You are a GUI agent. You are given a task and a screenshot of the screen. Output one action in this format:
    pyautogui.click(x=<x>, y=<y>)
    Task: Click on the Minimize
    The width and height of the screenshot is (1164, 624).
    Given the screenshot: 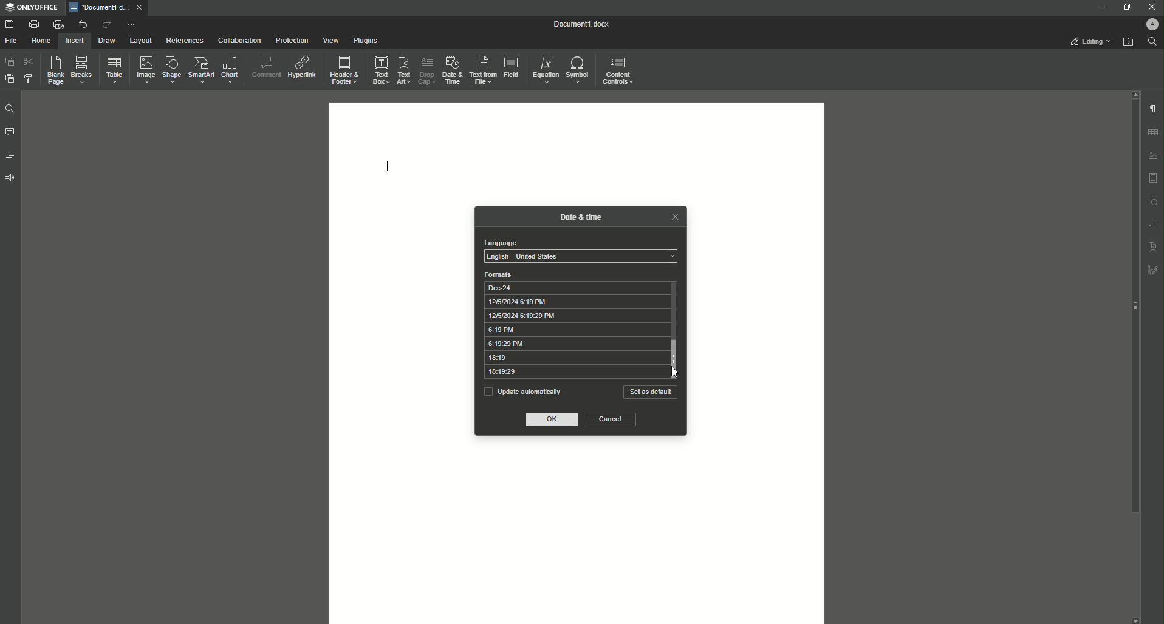 What is the action you would take?
    pyautogui.click(x=1100, y=7)
    